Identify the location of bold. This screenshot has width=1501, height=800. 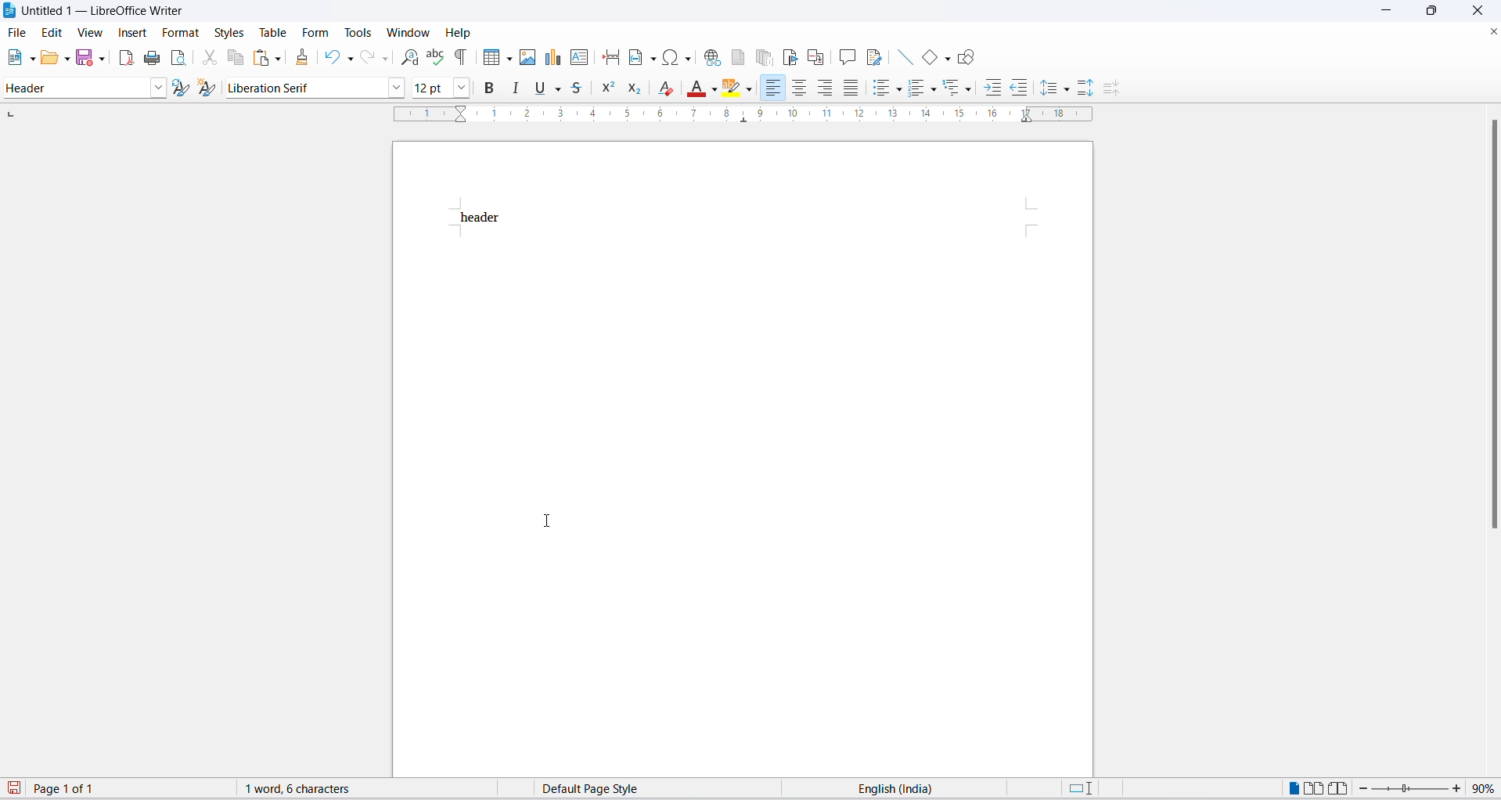
(492, 90).